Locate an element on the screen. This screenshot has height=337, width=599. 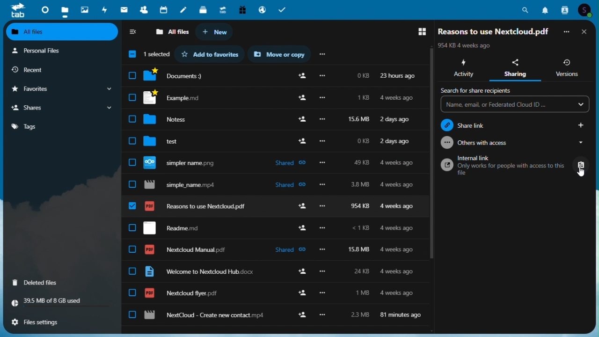
1mb is located at coordinates (363, 293).